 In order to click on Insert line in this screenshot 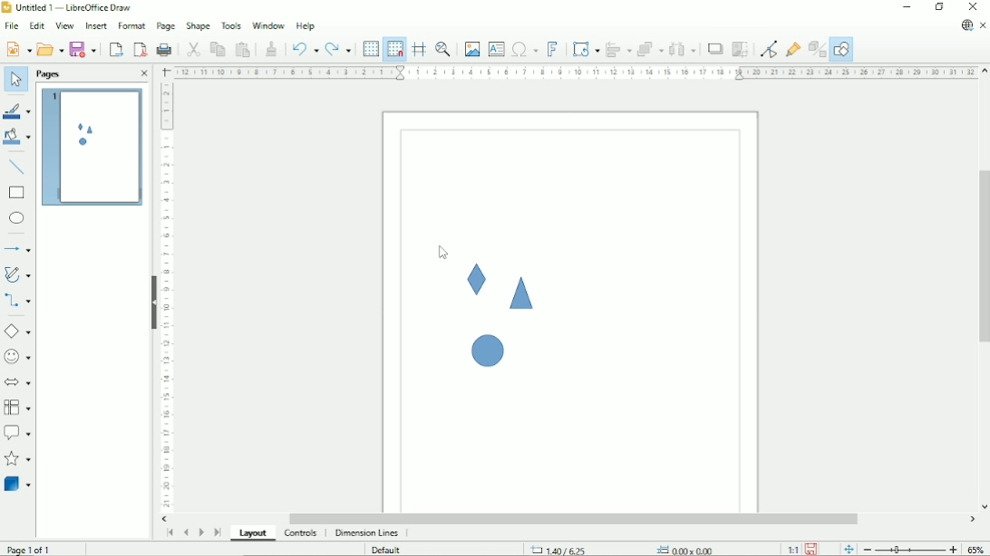, I will do `click(17, 167)`.